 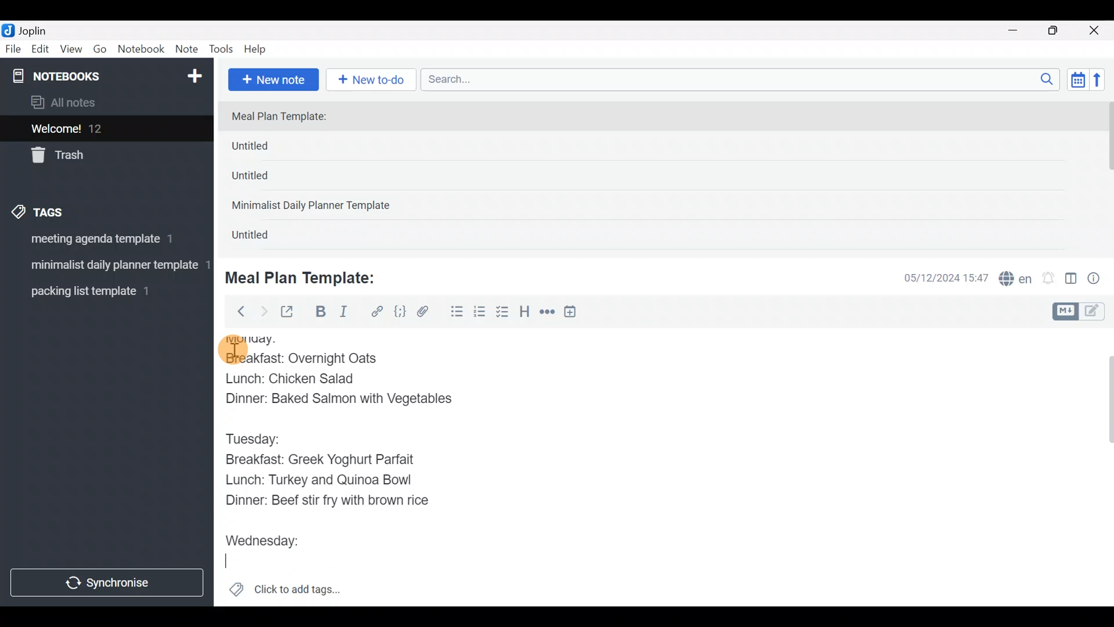 What do you see at coordinates (399, 311) in the screenshot?
I see `Code` at bounding box center [399, 311].